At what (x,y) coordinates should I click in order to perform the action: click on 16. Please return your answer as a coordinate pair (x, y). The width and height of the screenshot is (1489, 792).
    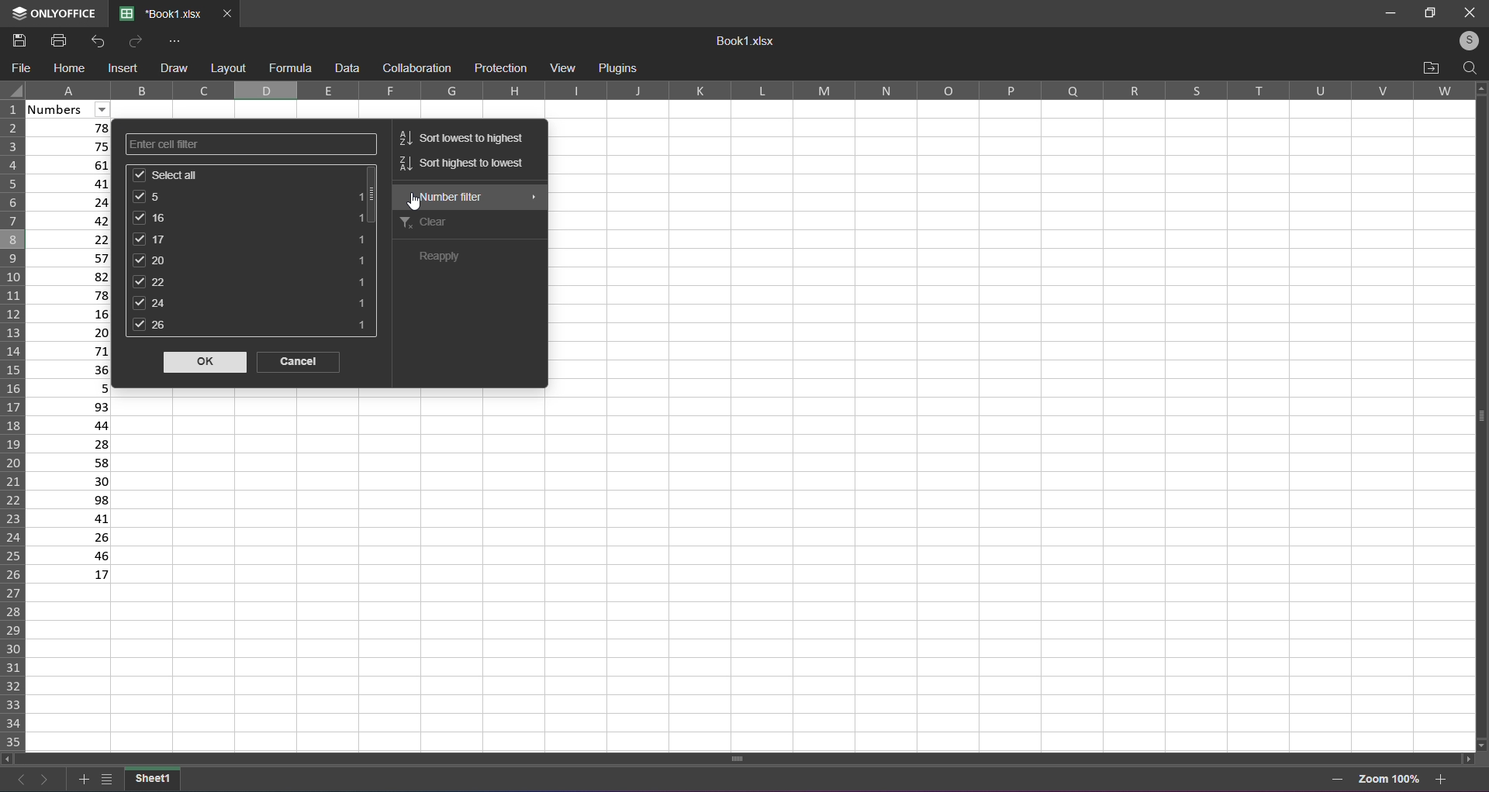
    Looking at the image, I should click on (250, 217).